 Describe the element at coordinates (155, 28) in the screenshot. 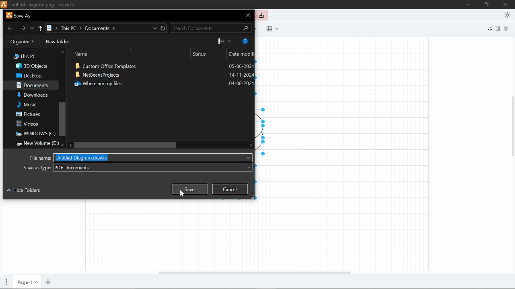

I see `Current location` at that location.